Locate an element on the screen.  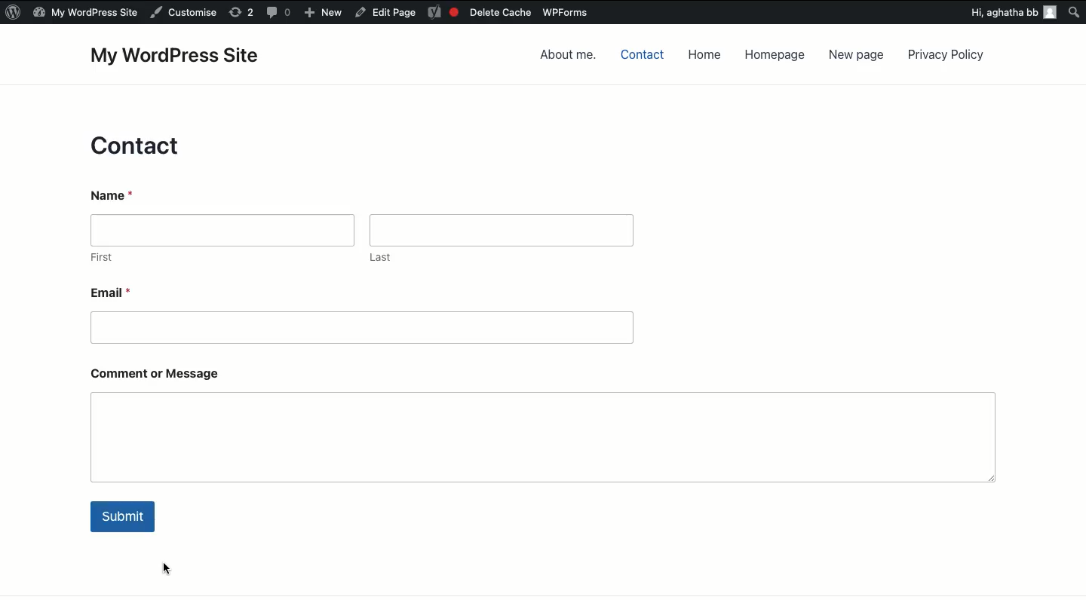
Email is located at coordinates (362, 314).